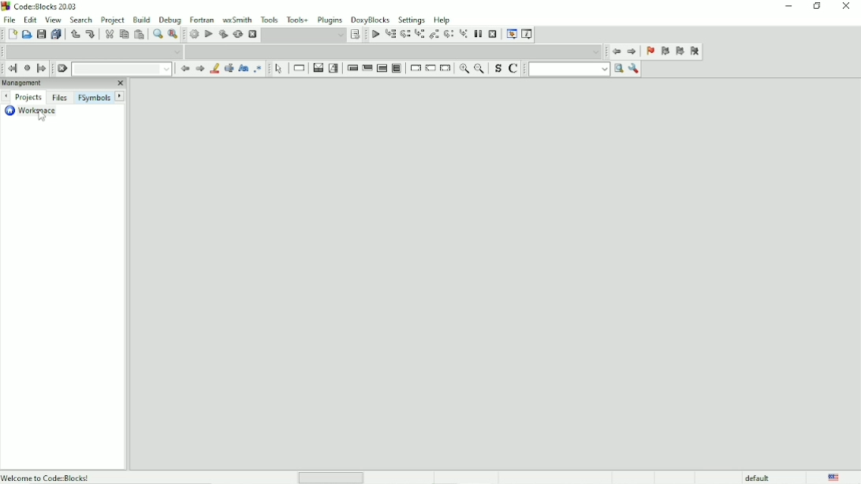 The image size is (861, 484). What do you see at coordinates (202, 19) in the screenshot?
I see `Fortran` at bounding box center [202, 19].